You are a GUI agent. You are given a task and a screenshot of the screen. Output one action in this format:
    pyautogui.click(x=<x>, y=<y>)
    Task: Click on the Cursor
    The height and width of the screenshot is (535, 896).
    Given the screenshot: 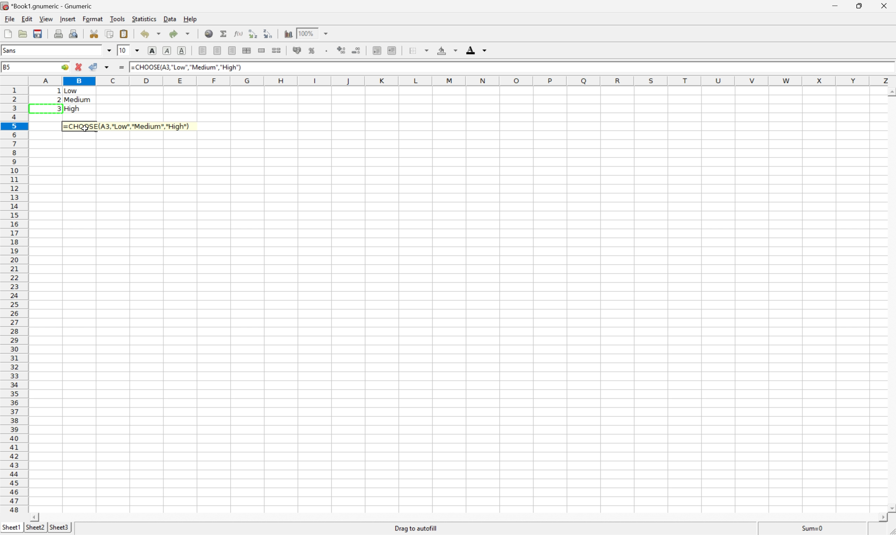 What is the action you would take?
    pyautogui.click(x=87, y=127)
    